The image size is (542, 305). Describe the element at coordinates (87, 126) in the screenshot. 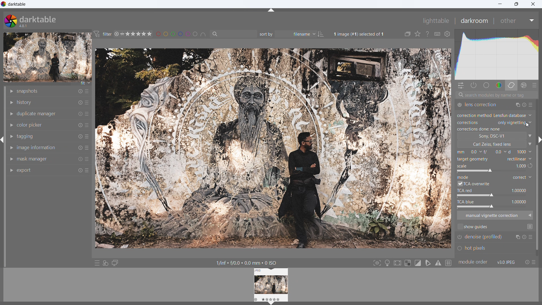

I see `more options` at that location.